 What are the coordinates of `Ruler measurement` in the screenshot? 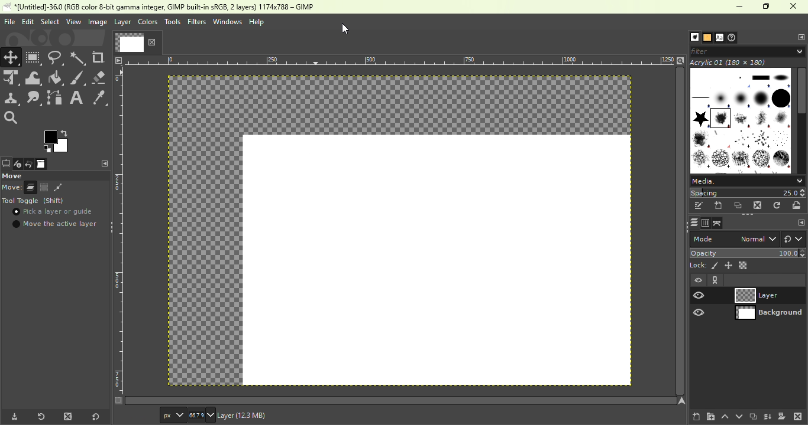 It's located at (400, 60).